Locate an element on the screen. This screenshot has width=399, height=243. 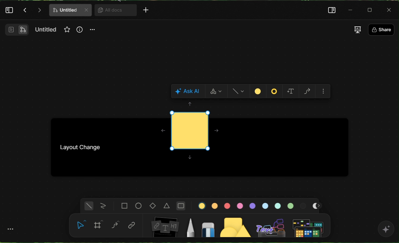
color is located at coordinates (256, 205).